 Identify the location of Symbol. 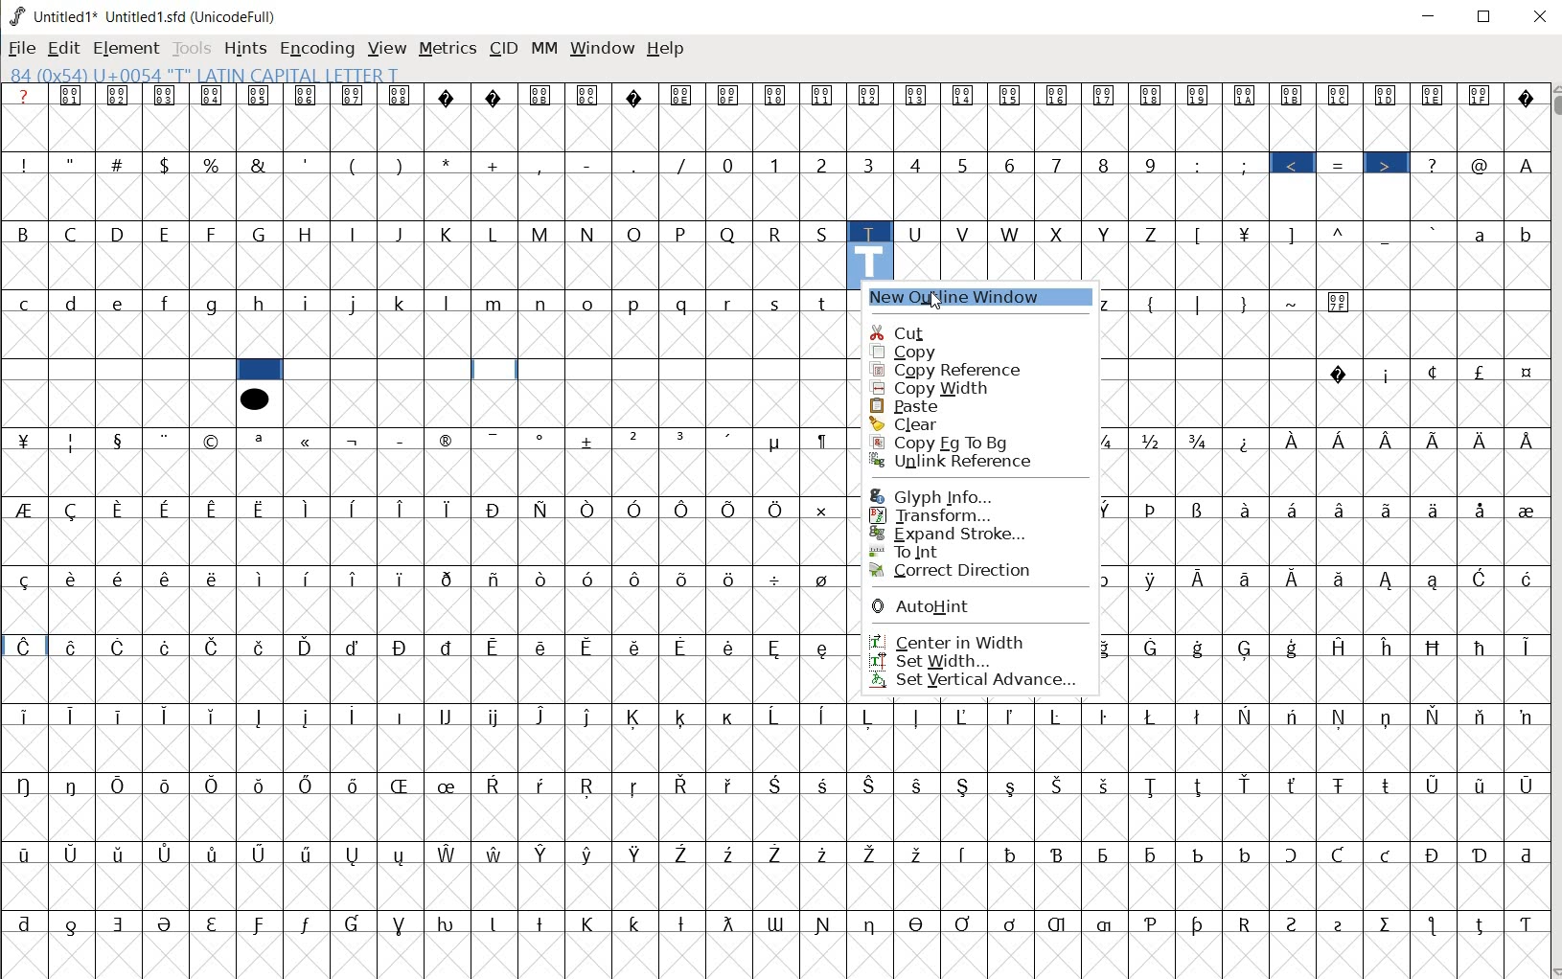
(825, 784).